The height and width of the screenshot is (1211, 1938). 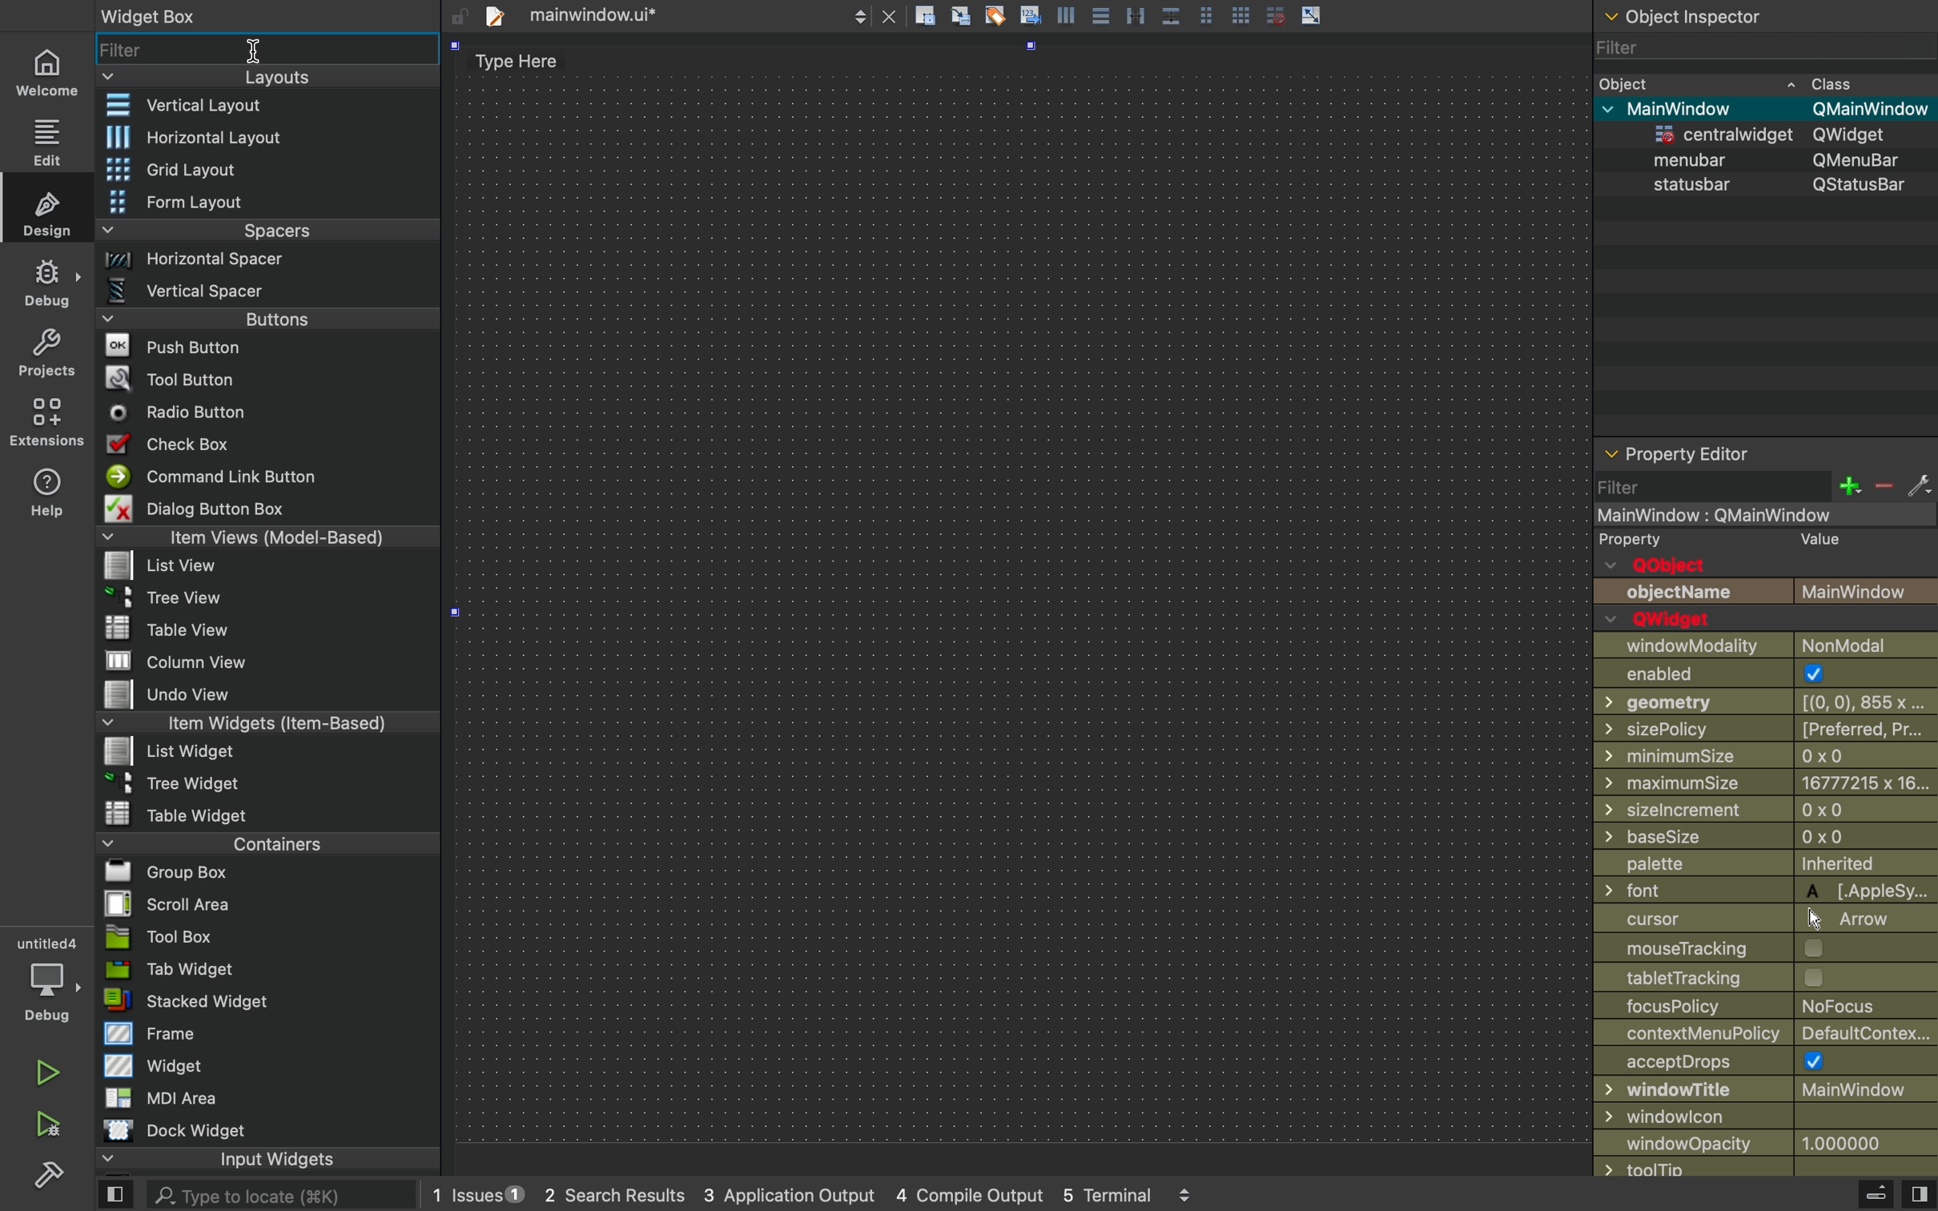 What do you see at coordinates (1766, 487) in the screenshot?
I see `filter` at bounding box center [1766, 487].